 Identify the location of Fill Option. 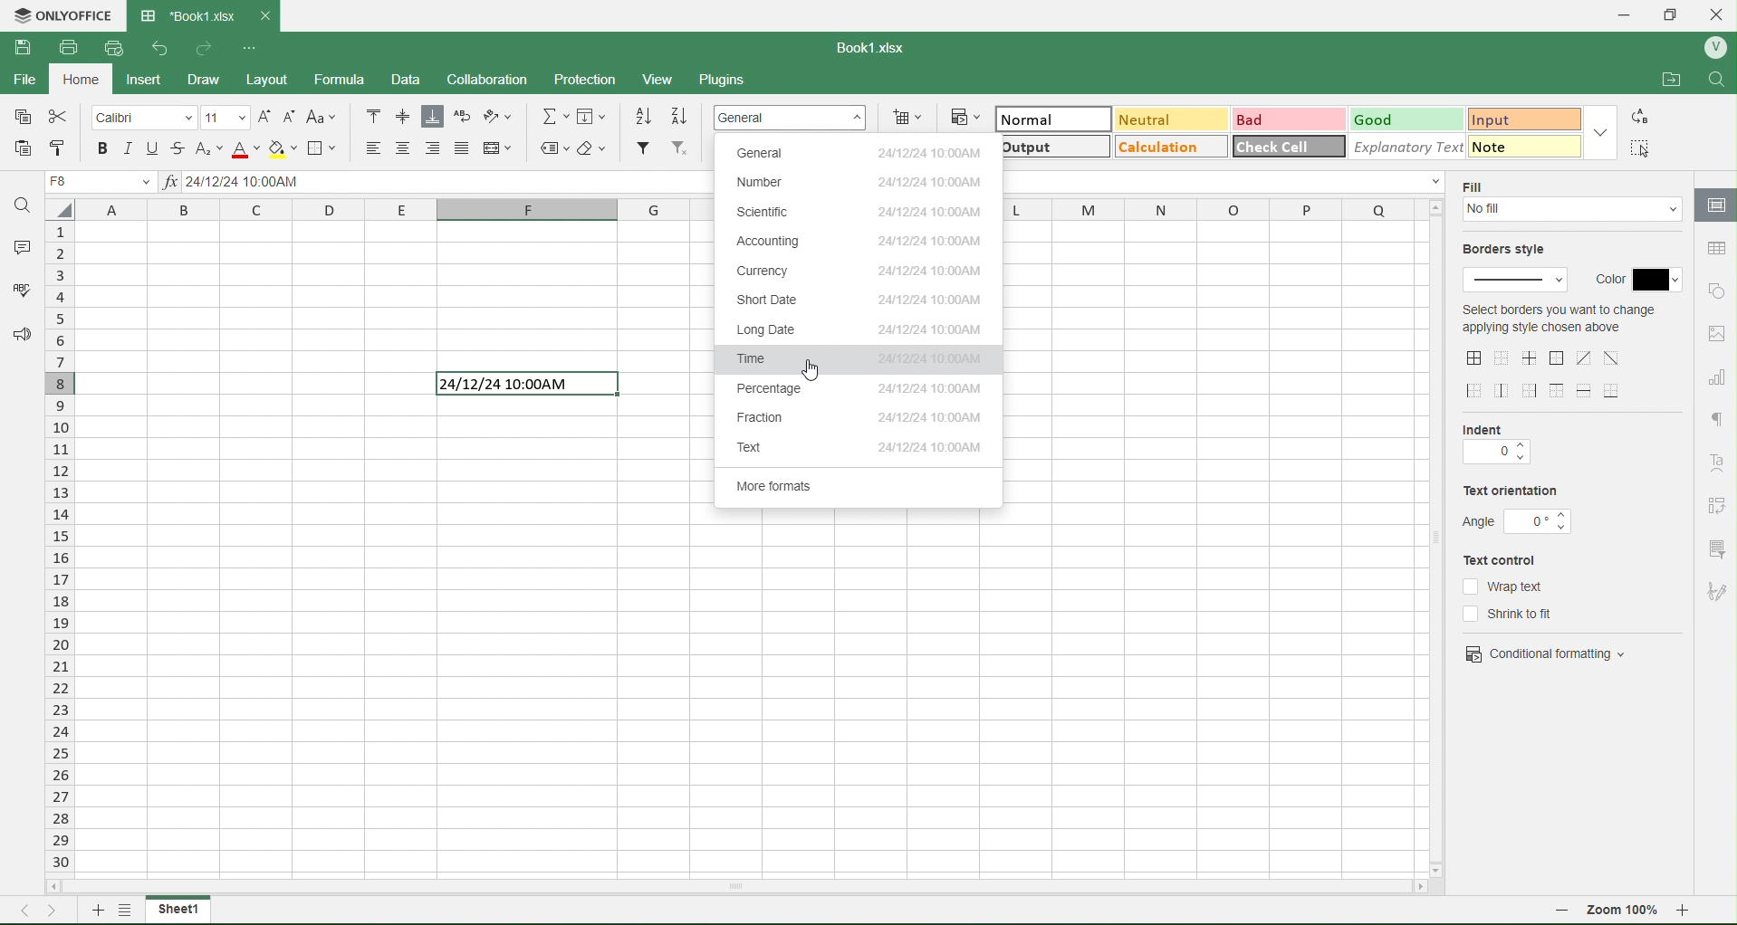
(104, 184).